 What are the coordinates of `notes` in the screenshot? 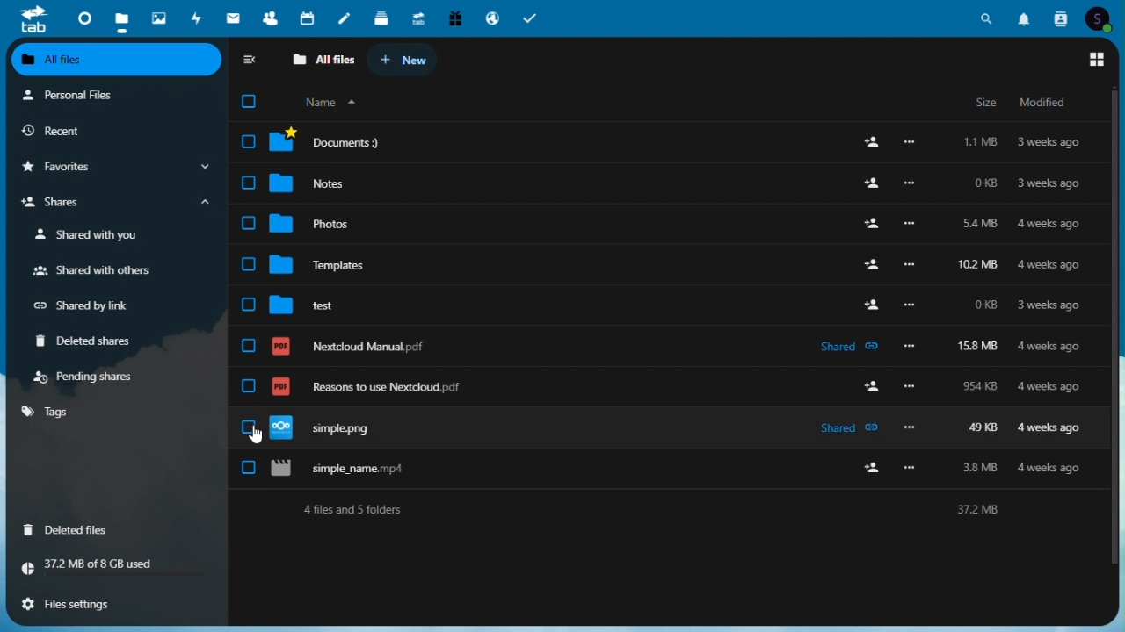 It's located at (347, 15).